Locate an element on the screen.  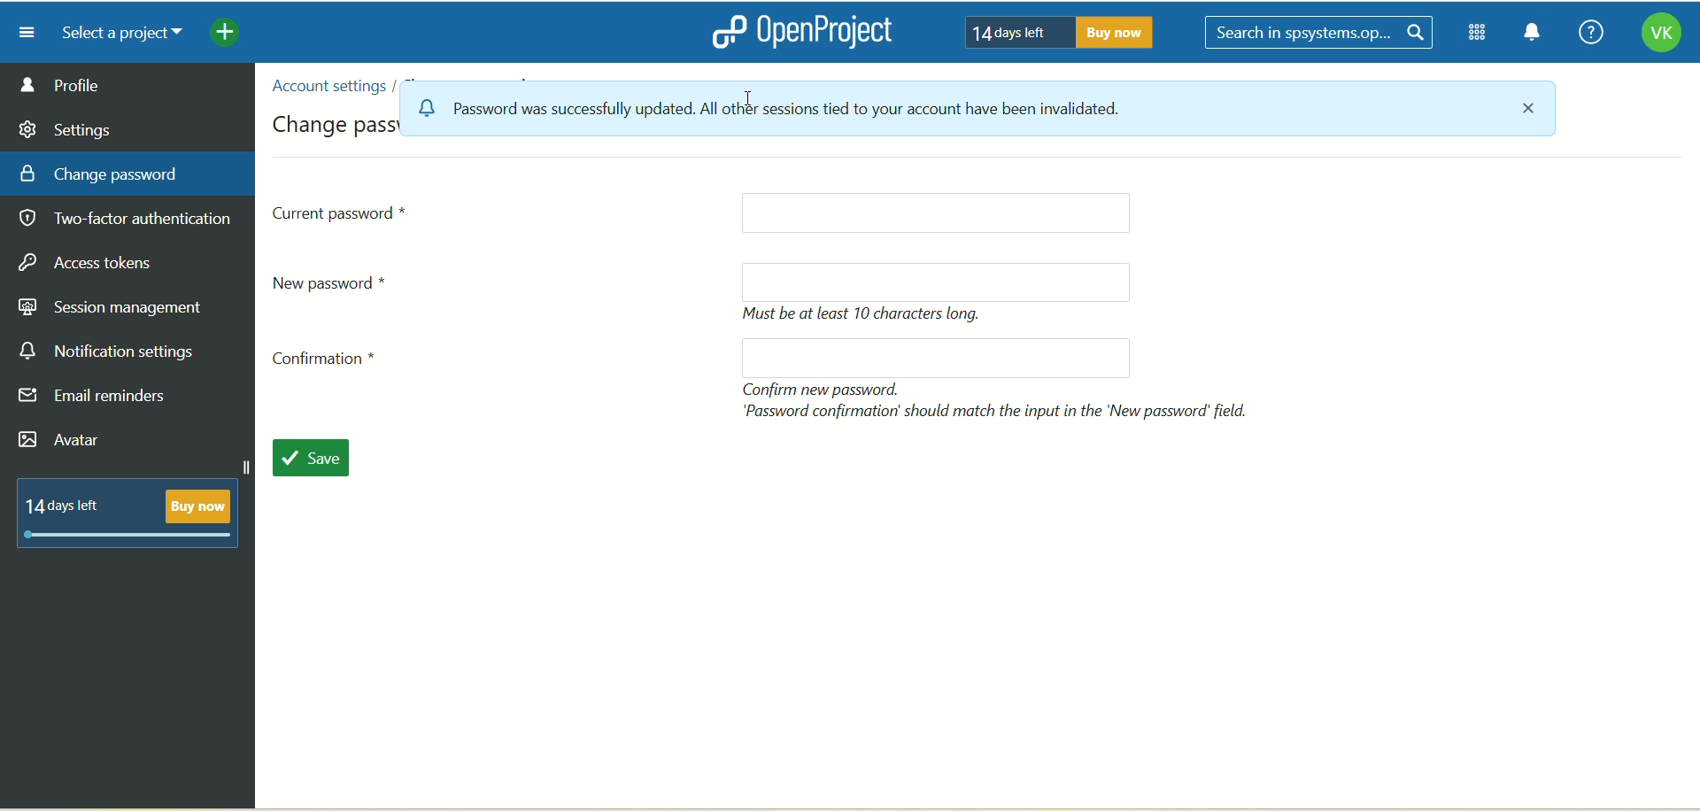
new password is located at coordinates (937, 282).